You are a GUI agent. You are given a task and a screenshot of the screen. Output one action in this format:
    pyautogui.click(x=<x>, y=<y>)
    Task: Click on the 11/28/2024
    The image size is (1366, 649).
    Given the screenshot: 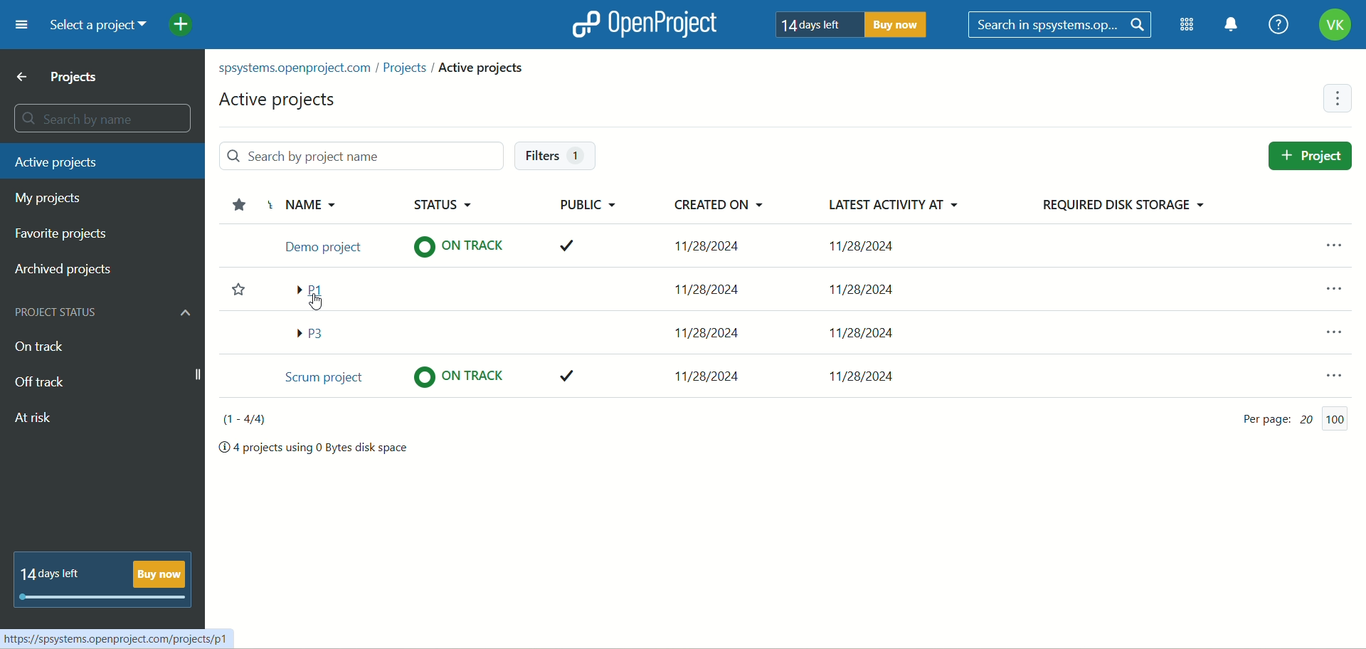 What is the action you would take?
    pyautogui.click(x=712, y=285)
    